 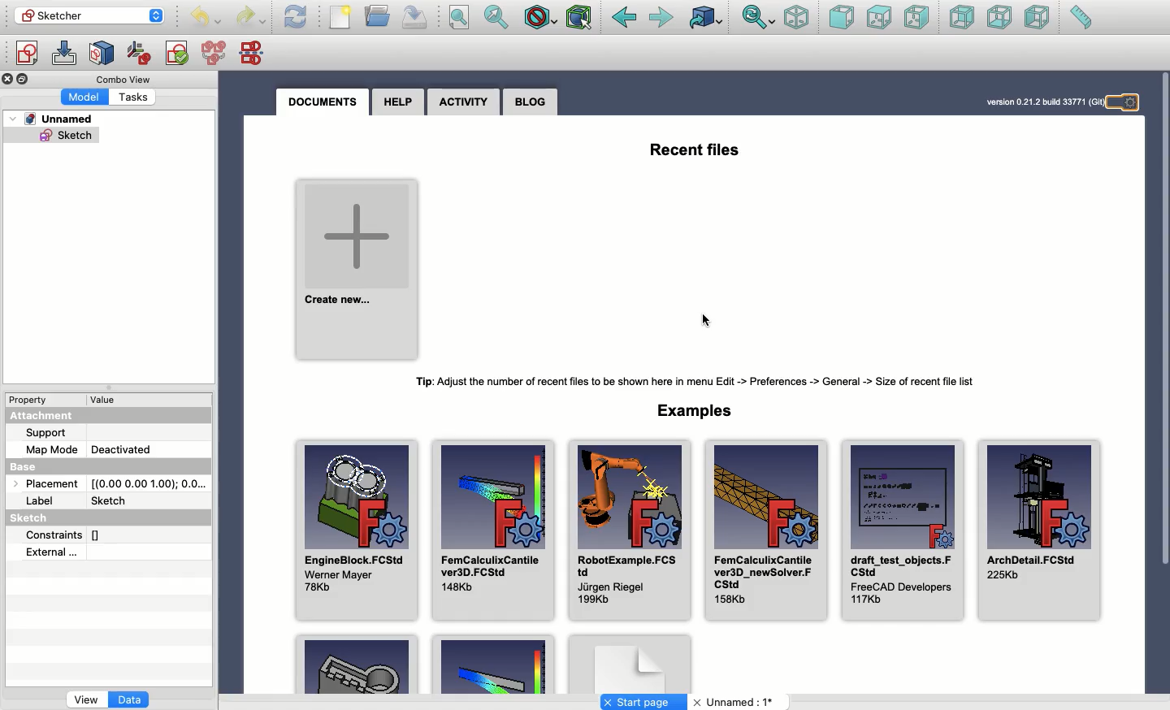 I want to click on Examples, so click(x=695, y=410).